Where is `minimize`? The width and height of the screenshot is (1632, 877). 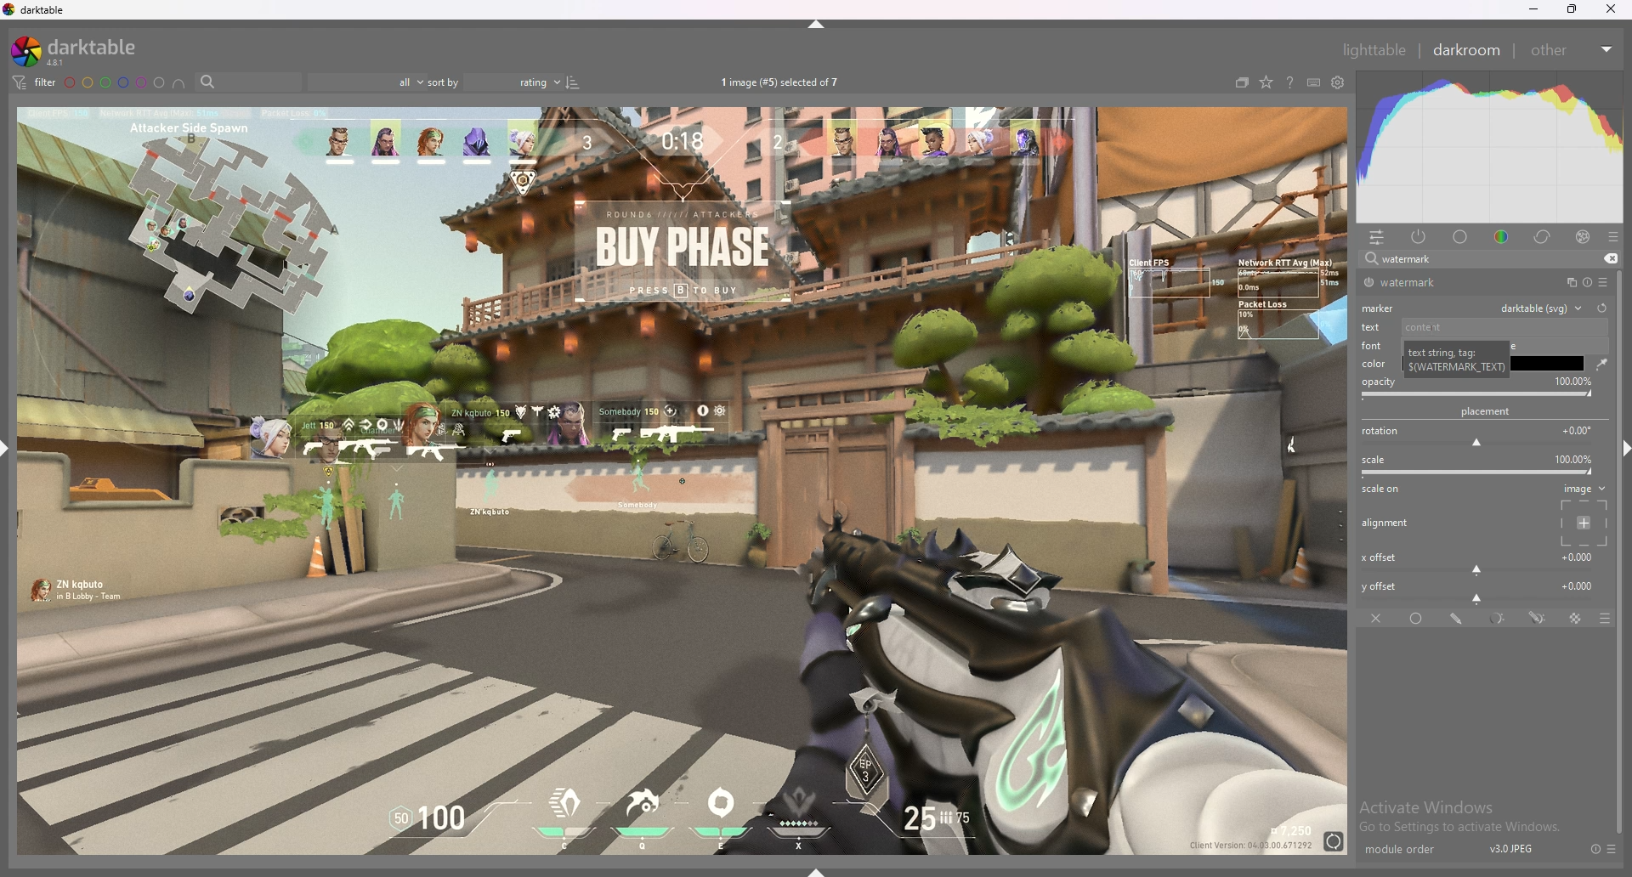 minimize is located at coordinates (1534, 9).